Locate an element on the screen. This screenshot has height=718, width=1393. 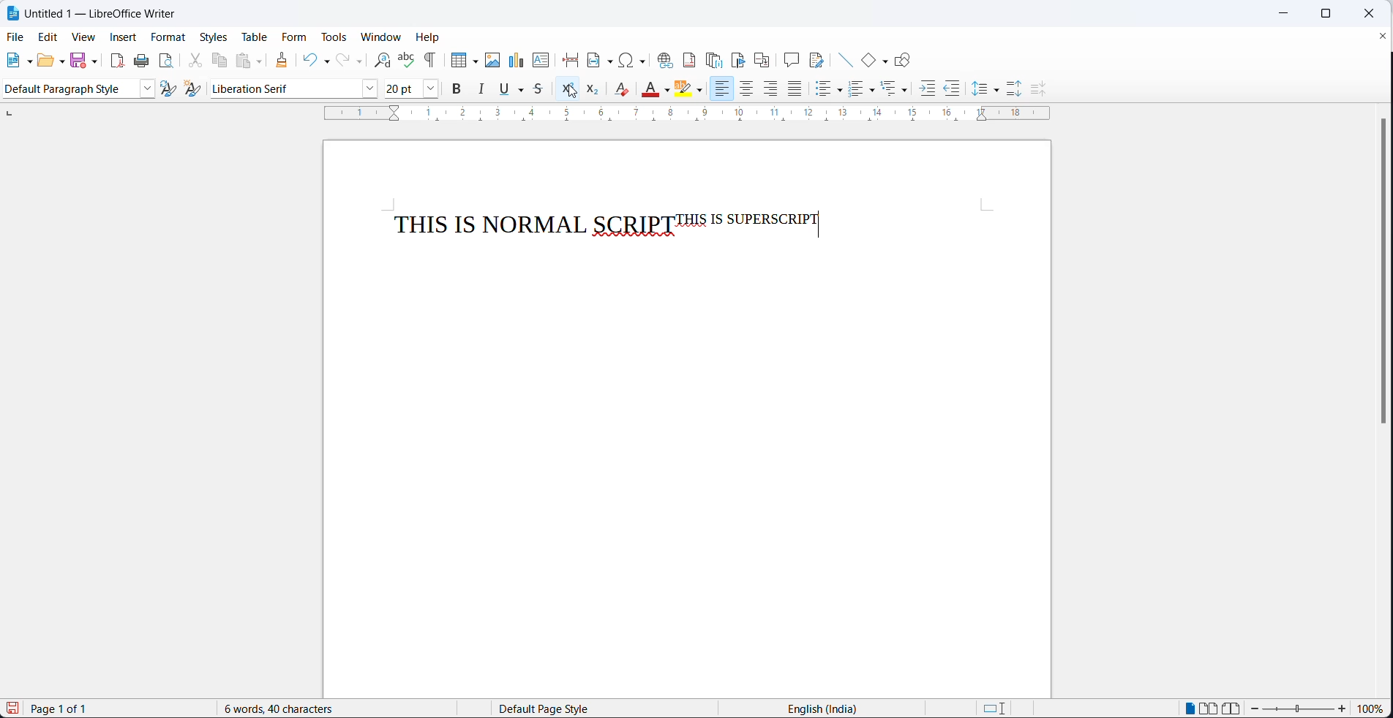
line spacing options is located at coordinates (996, 91).